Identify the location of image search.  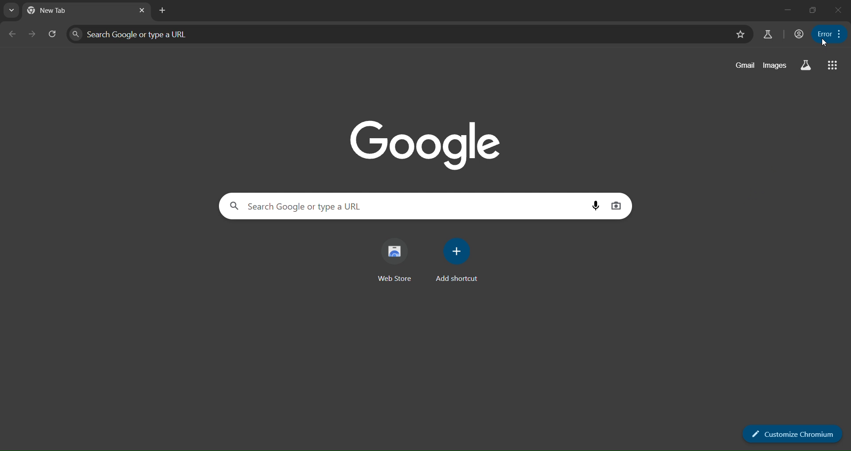
(618, 206).